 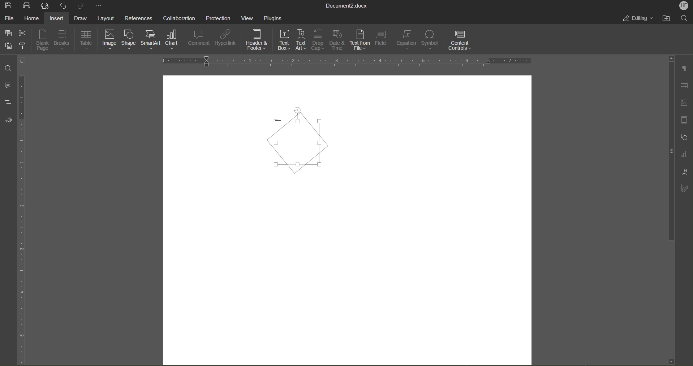 What do you see at coordinates (684, 154) in the screenshot?
I see `Graph` at bounding box center [684, 154].